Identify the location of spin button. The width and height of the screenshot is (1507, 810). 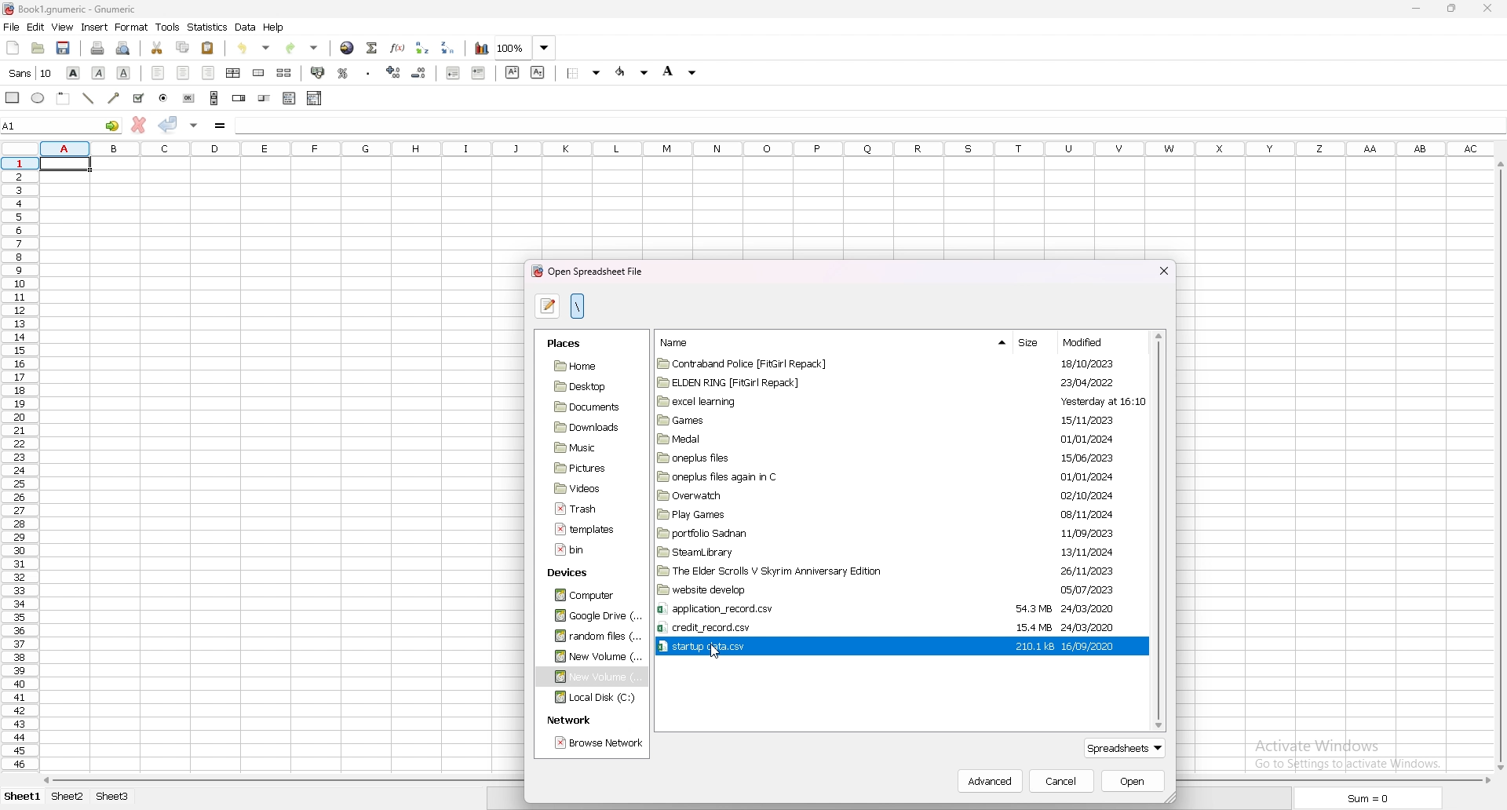
(240, 98).